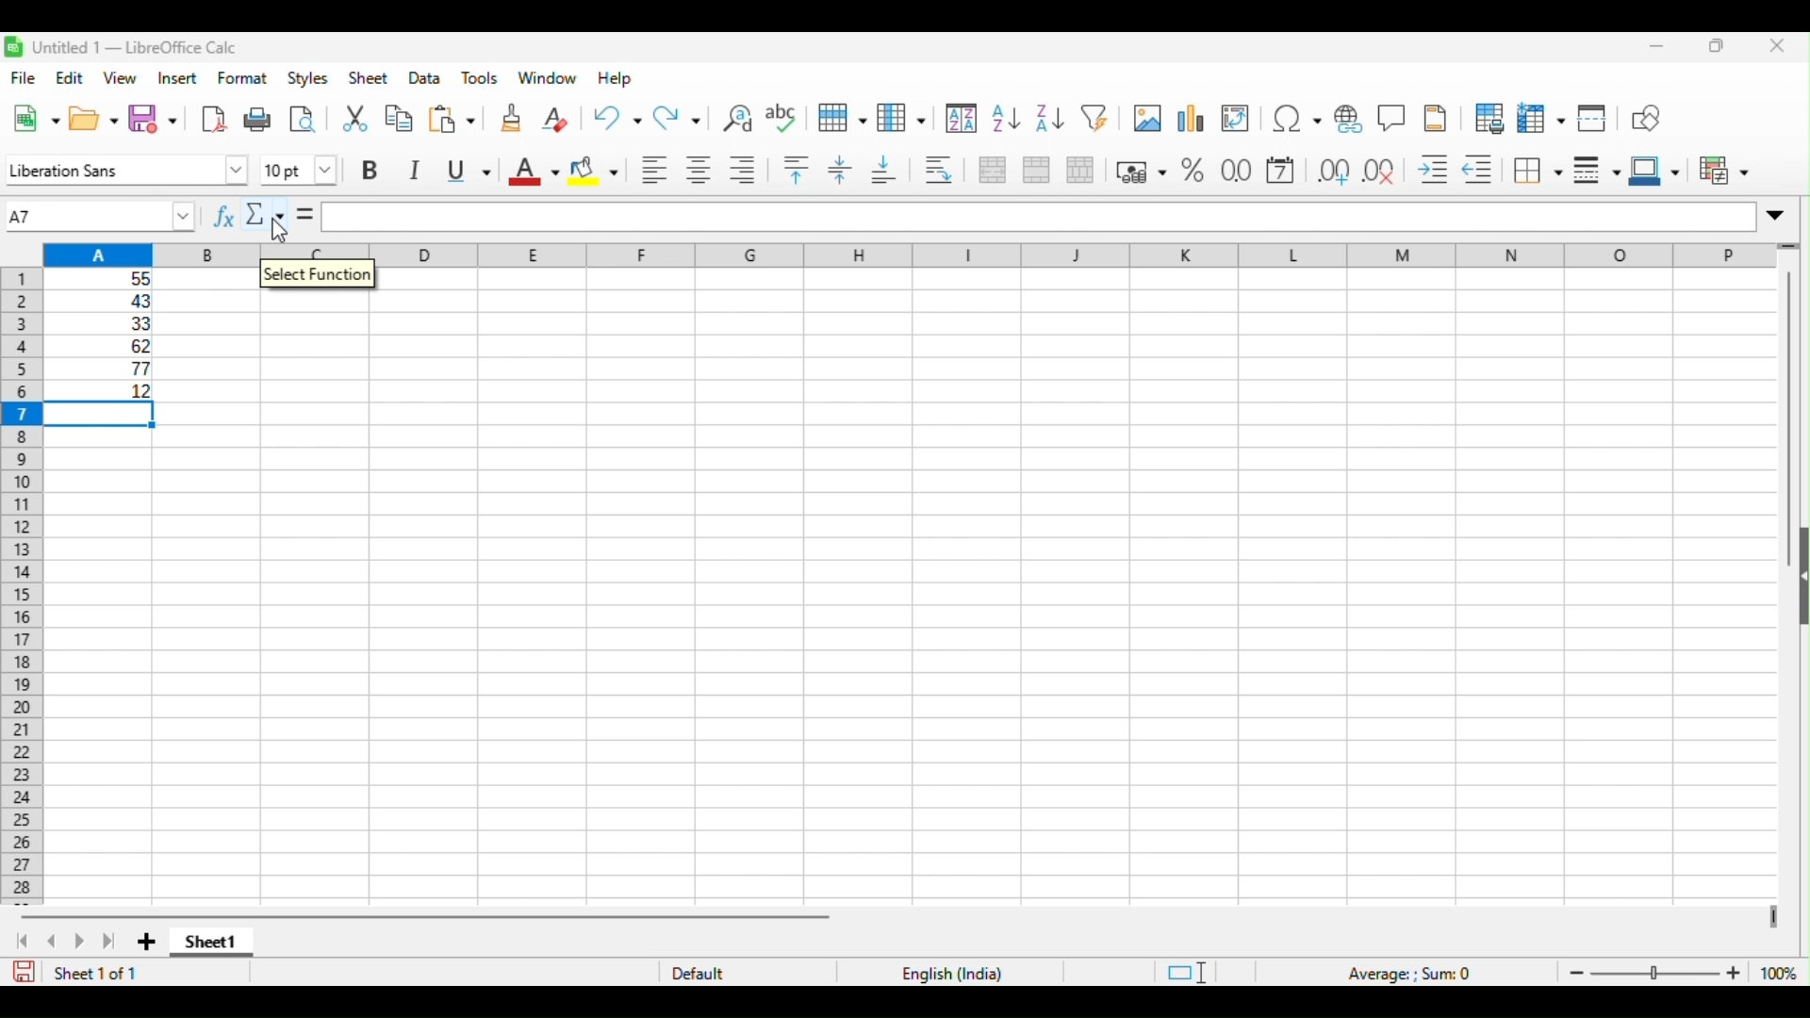  I want to click on freeze rows and columns, so click(1542, 117).